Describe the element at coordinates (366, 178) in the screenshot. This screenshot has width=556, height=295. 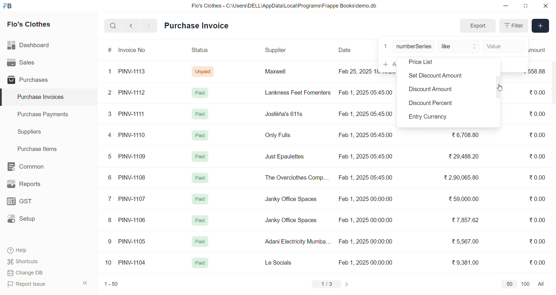
I see `Feb 1, 2025 05:45:00` at that location.